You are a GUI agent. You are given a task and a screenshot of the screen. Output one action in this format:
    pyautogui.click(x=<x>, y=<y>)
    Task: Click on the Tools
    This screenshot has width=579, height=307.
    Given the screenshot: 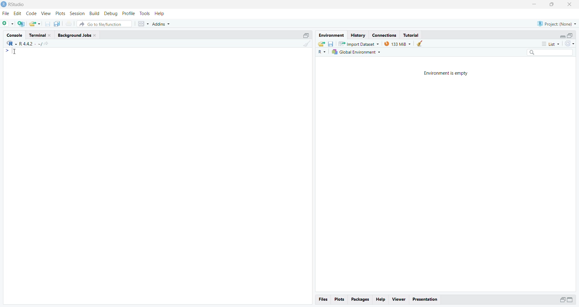 What is the action you would take?
    pyautogui.click(x=145, y=13)
    